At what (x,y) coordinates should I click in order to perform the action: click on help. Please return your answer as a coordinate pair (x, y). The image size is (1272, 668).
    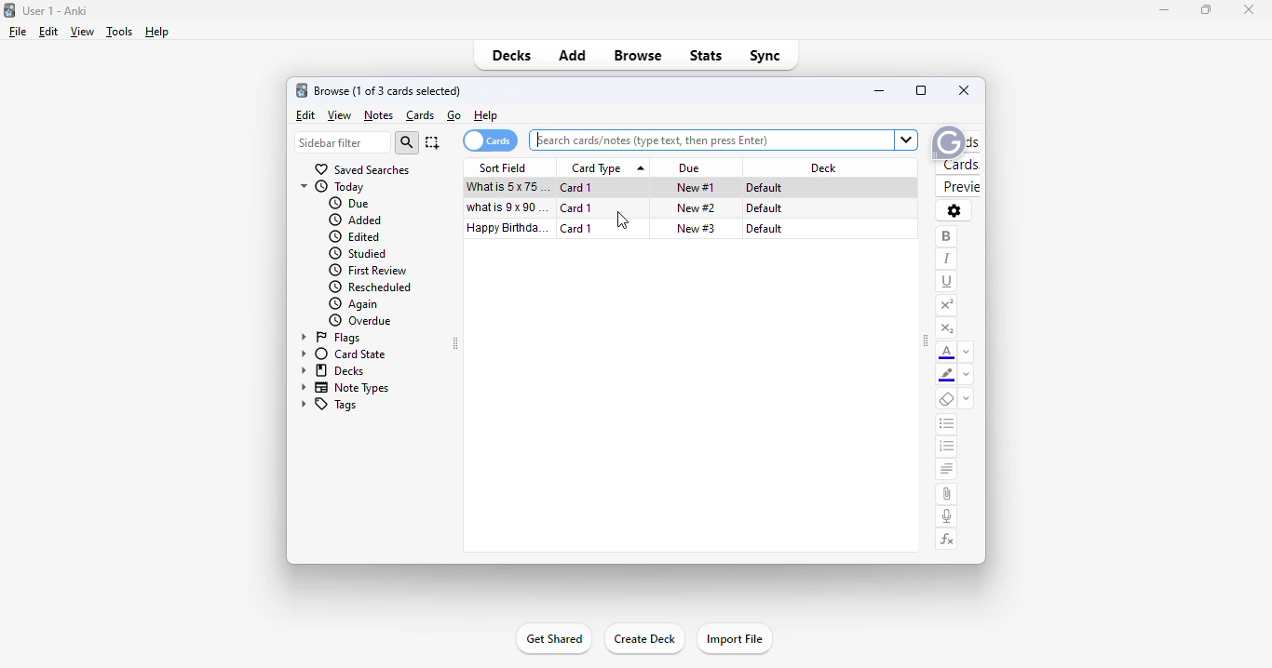
    Looking at the image, I should click on (486, 116).